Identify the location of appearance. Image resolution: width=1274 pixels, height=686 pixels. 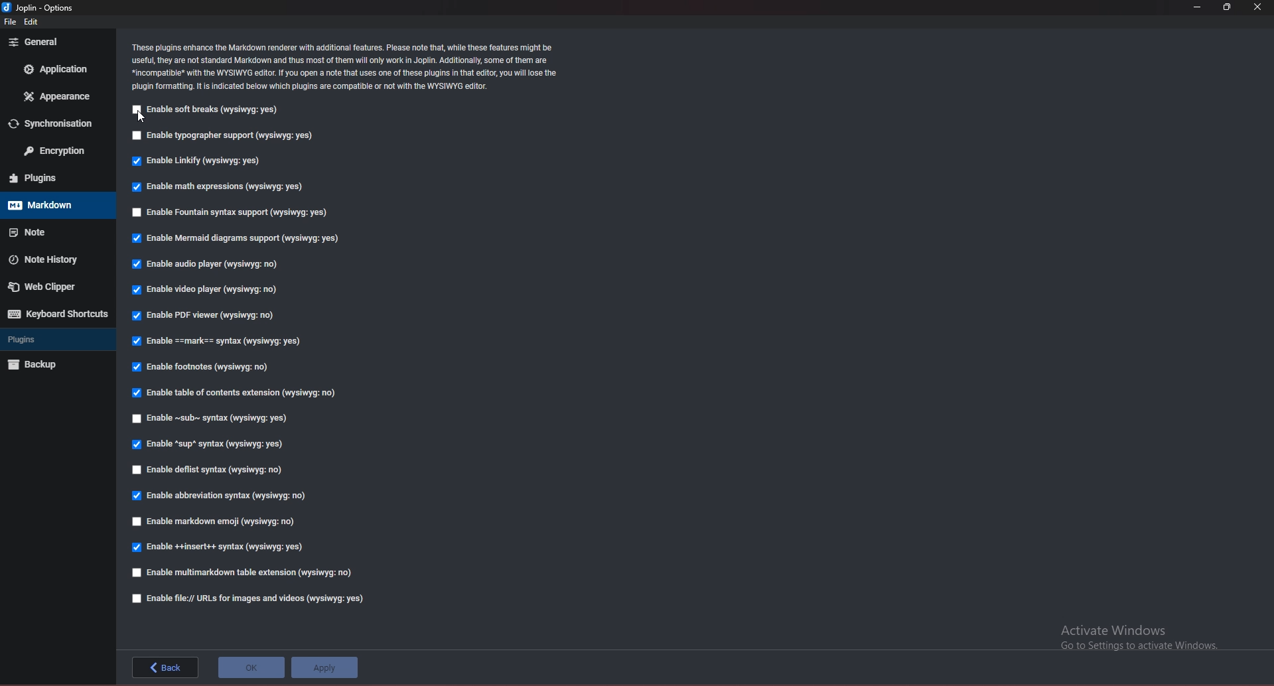
(57, 96).